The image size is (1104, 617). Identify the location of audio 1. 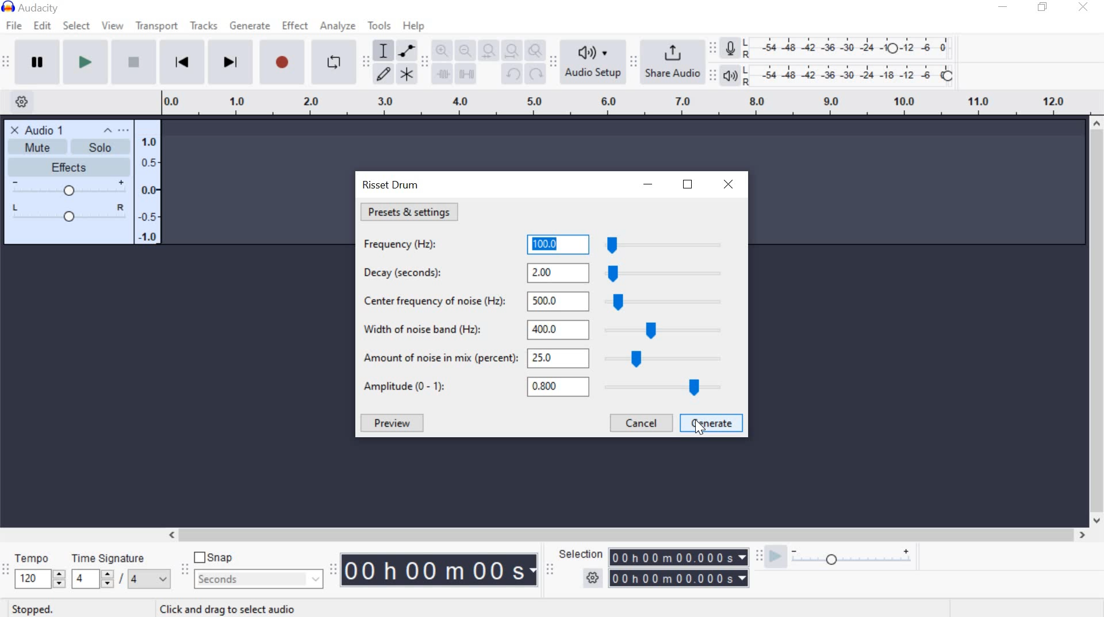
(45, 129).